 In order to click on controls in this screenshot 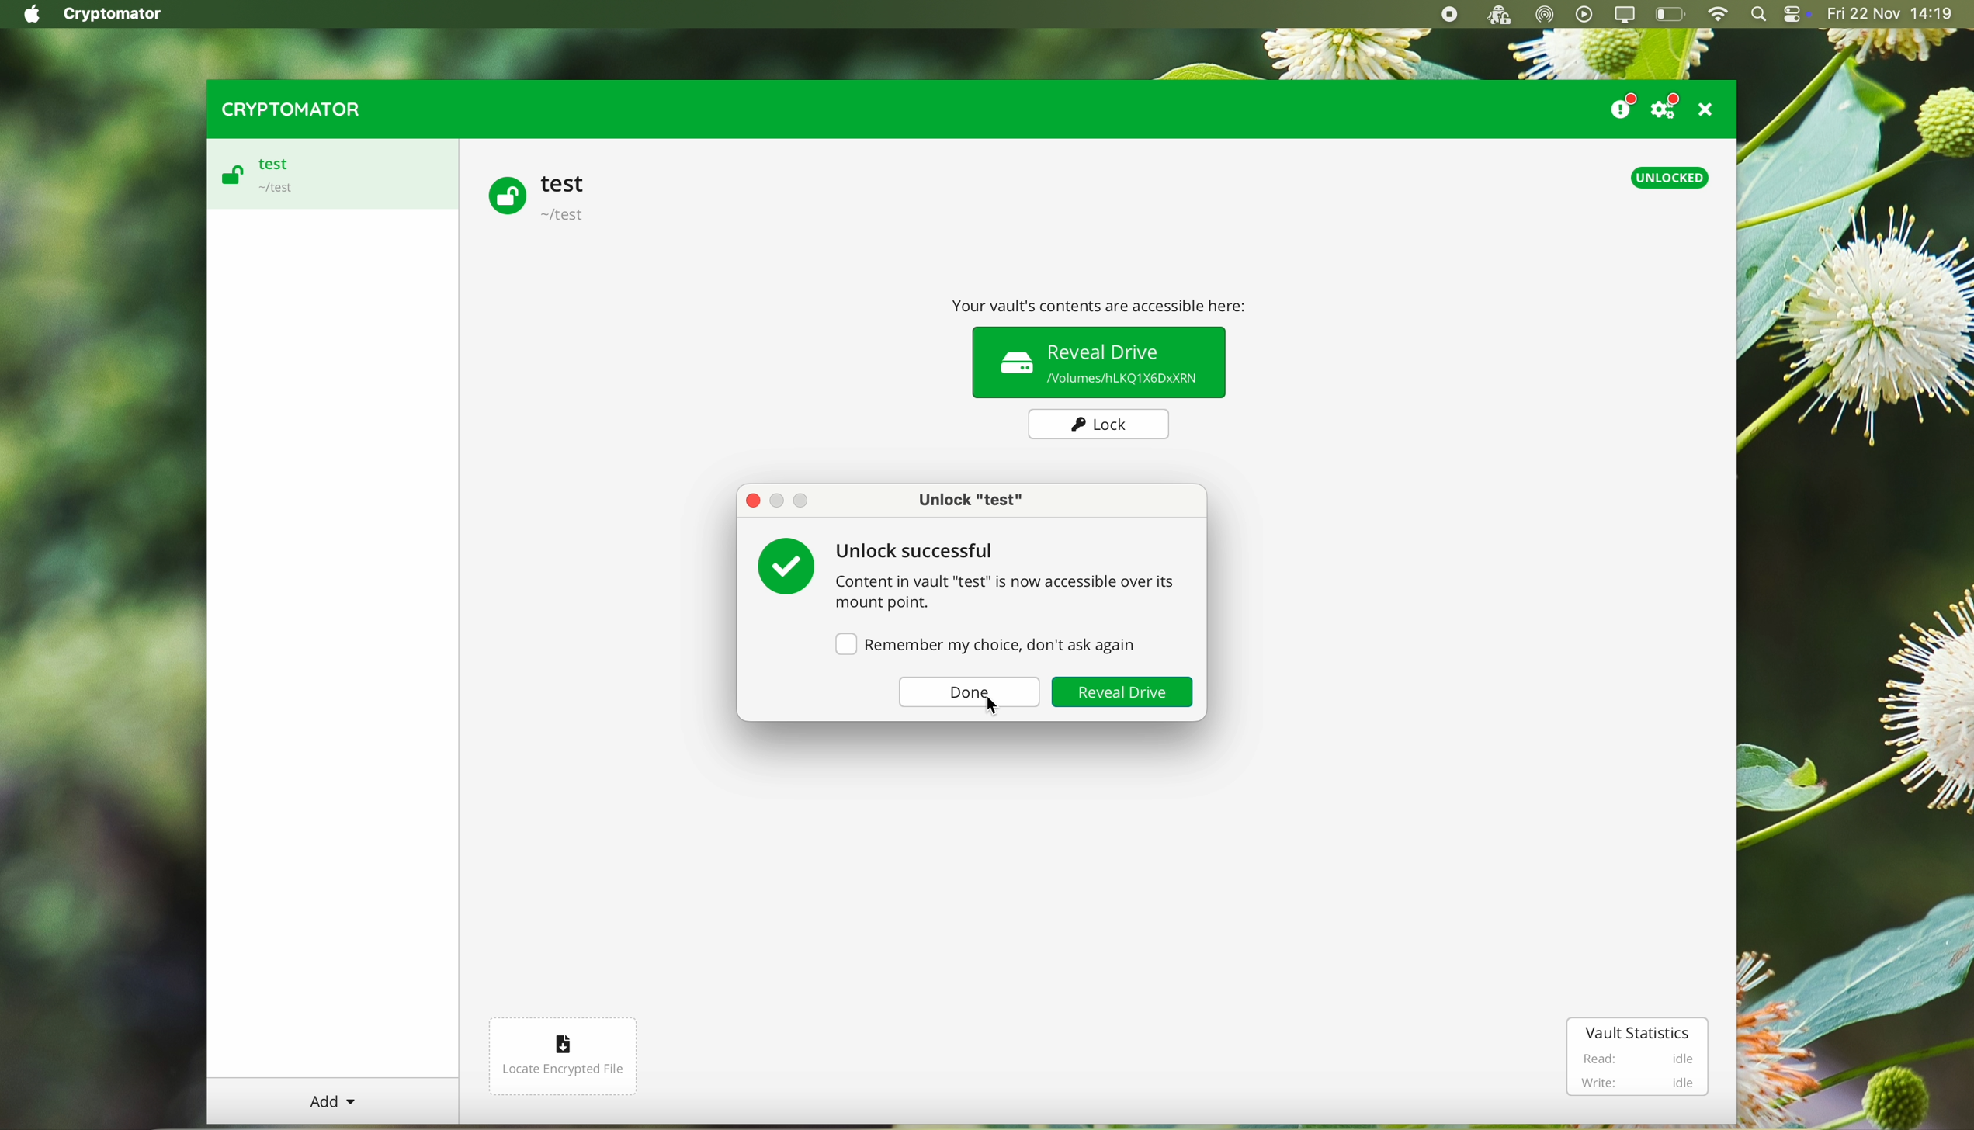, I will do `click(1796, 16)`.